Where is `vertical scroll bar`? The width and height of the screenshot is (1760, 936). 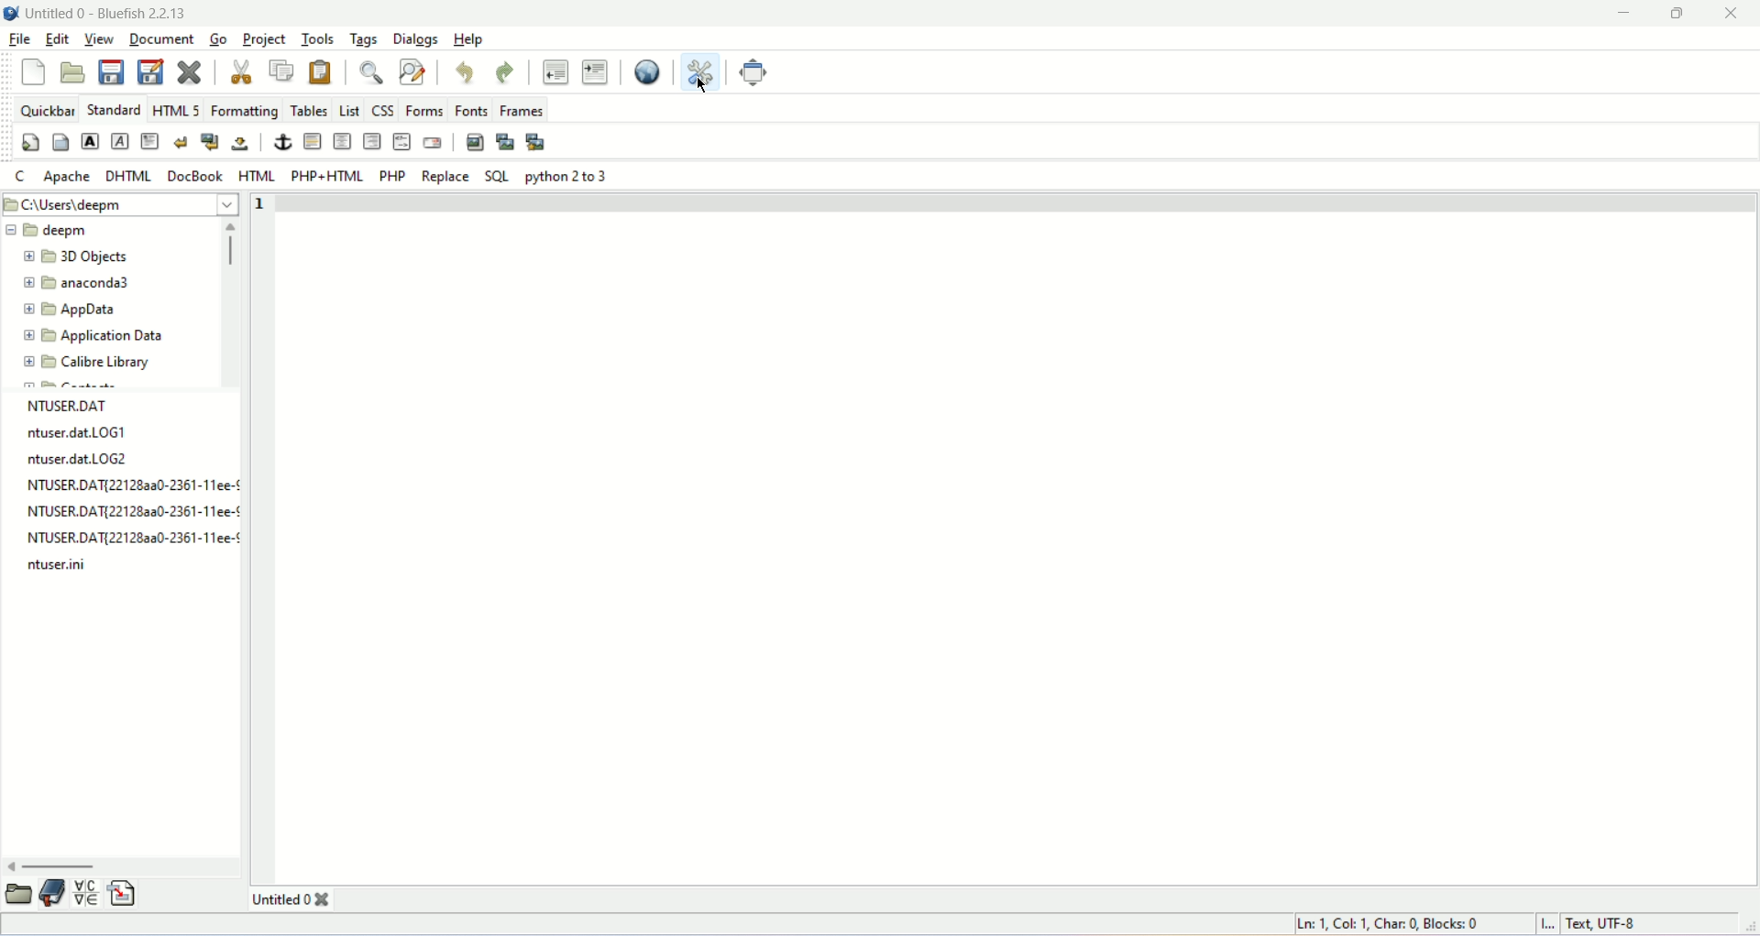
vertical scroll bar is located at coordinates (231, 245).